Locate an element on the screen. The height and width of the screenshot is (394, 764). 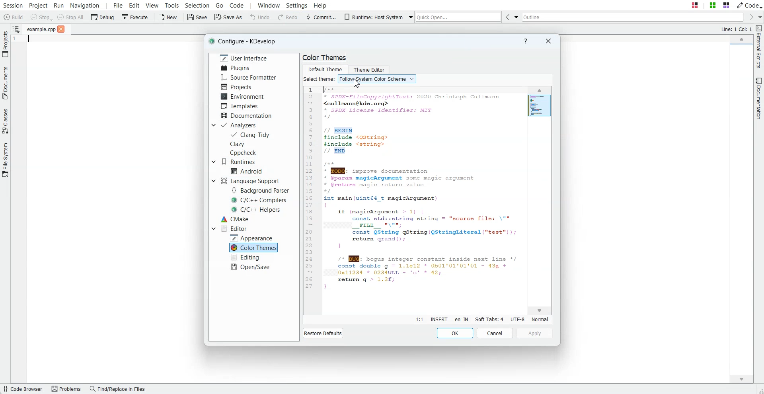
Save As is located at coordinates (228, 18).